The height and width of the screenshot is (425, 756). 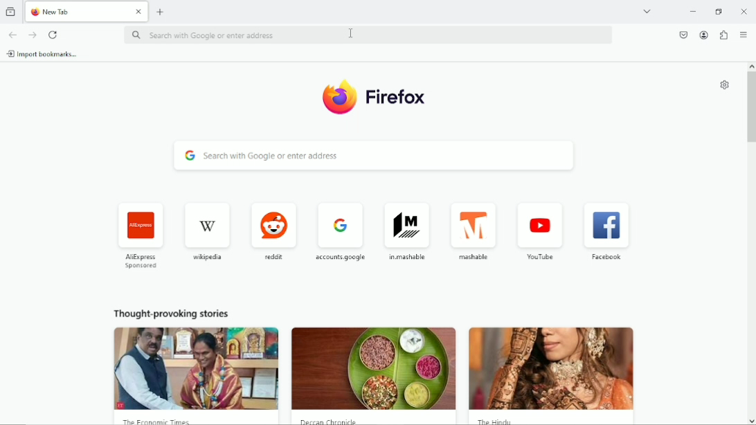 I want to click on minimize, so click(x=692, y=12).